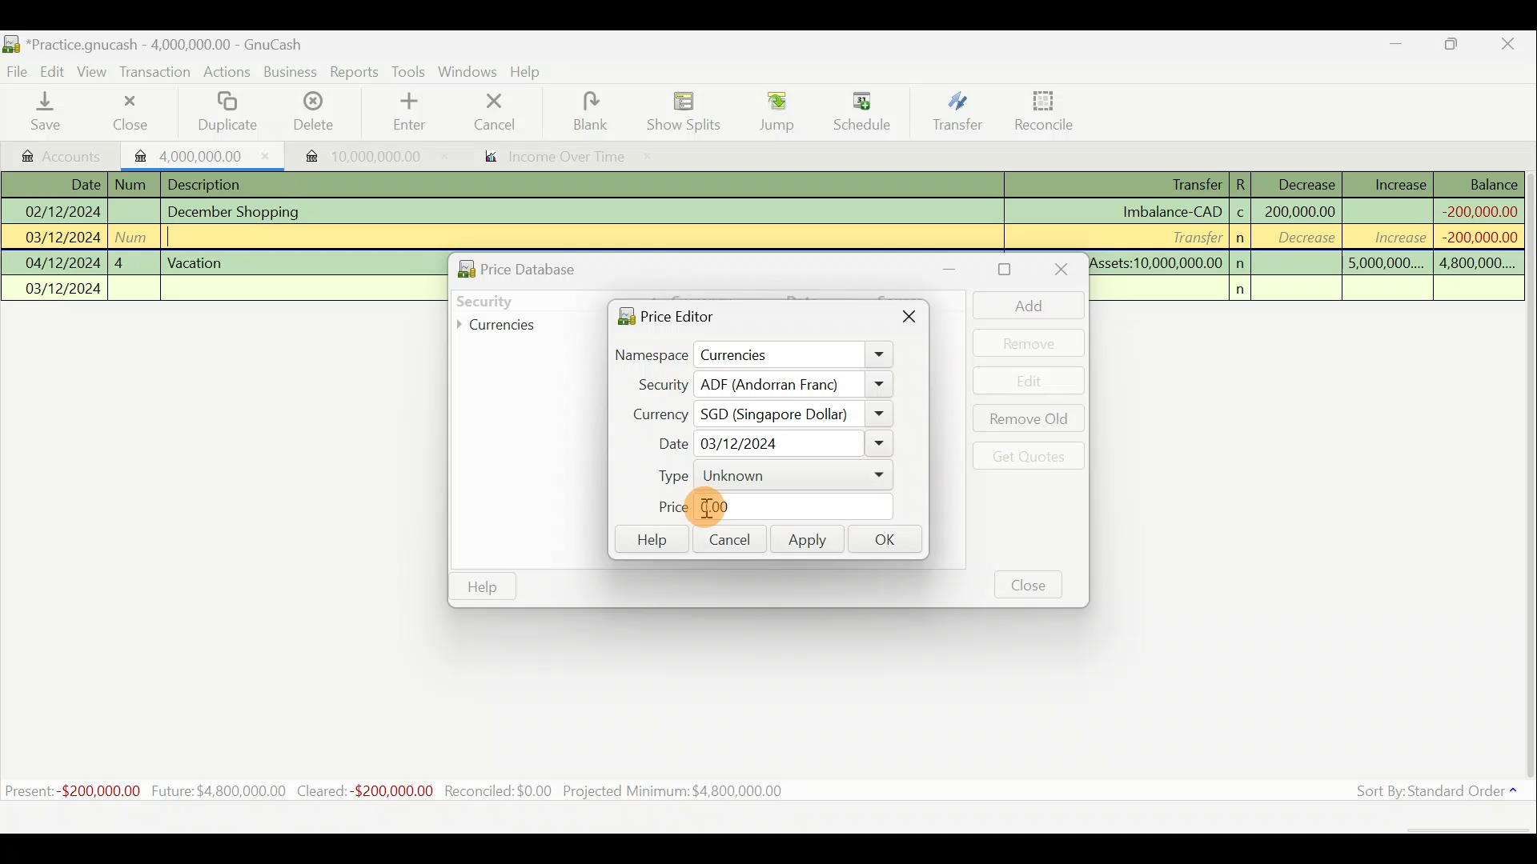 The image size is (1537, 864). I want to click on Delete, so click(315, 112).